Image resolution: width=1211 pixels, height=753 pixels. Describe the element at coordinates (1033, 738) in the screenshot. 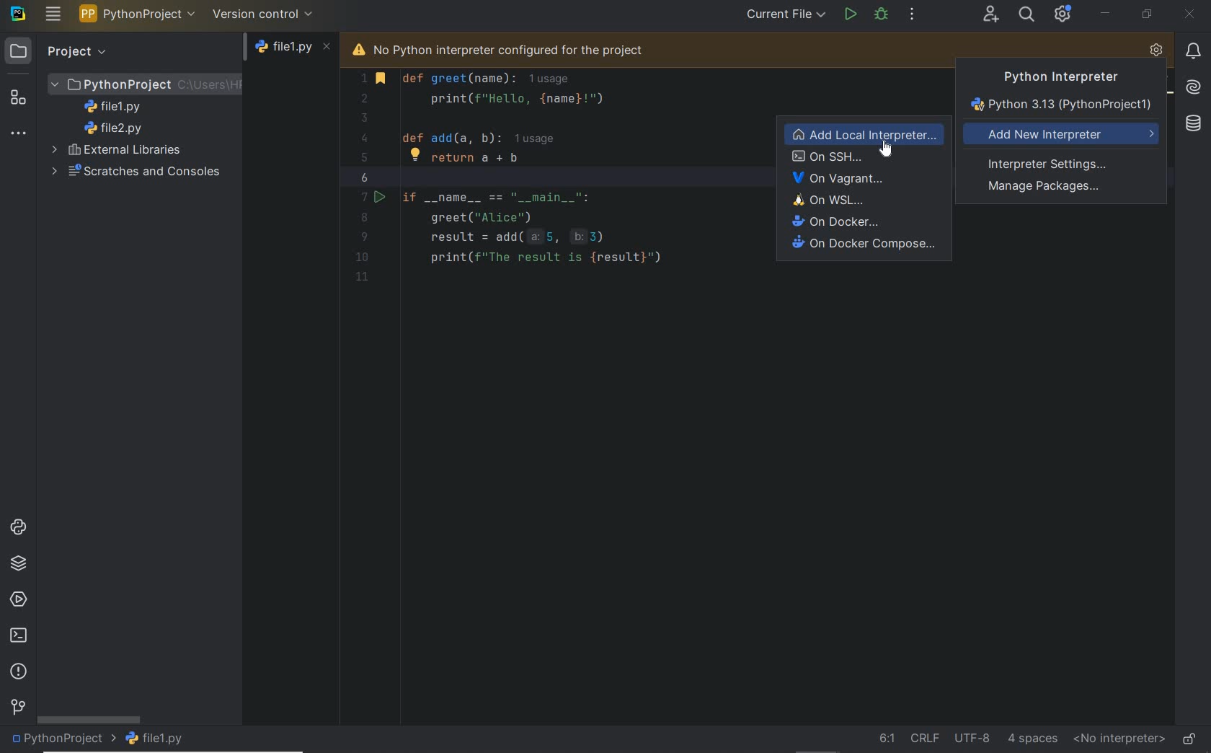

I see `indent` at that location.